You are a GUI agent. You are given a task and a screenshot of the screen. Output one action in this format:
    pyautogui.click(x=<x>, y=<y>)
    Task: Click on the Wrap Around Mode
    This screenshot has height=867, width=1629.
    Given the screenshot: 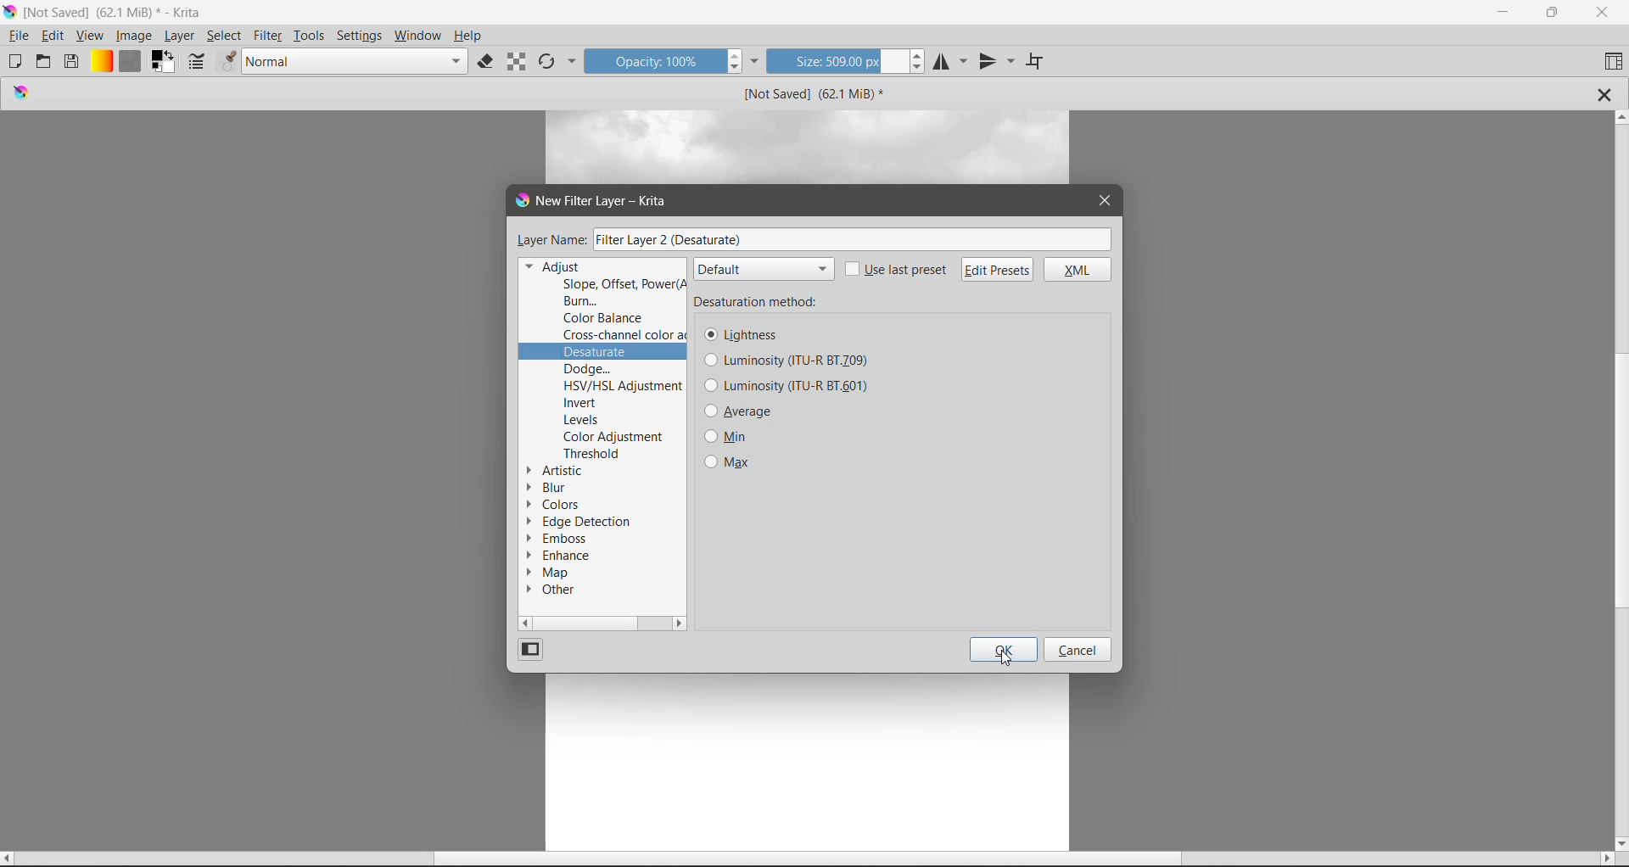 What is the action you would take?
    pyautogui.click(x=1035, y=63)
    